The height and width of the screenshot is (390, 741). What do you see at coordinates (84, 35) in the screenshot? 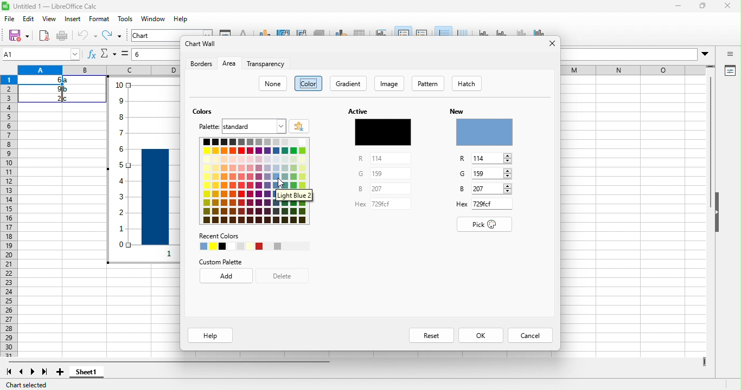
I see `undo` at bounding box center [84, 35].